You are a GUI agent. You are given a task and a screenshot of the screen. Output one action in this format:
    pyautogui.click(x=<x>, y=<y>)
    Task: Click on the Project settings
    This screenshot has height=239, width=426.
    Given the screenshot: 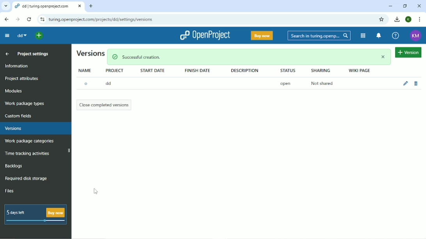 What is the action you would take?
    pyautogui.click(x=33, y=53)
    